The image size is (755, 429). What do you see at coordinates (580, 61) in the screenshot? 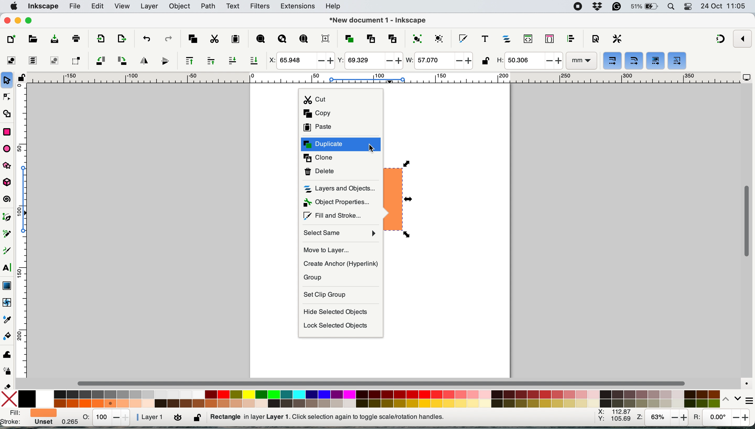
I see `mm` at bounding box center [580, 61].